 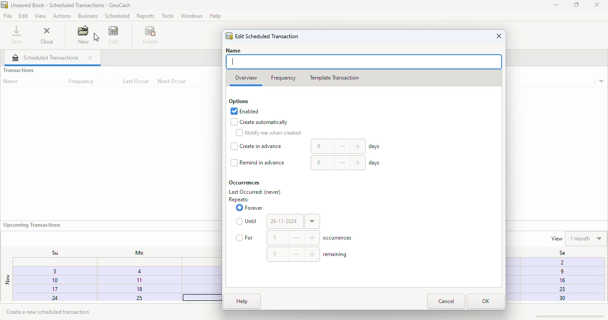 What do you see at coordinates (334, 78) in the screenshot?
I see `template transaction` at bounding box center [334, 78].